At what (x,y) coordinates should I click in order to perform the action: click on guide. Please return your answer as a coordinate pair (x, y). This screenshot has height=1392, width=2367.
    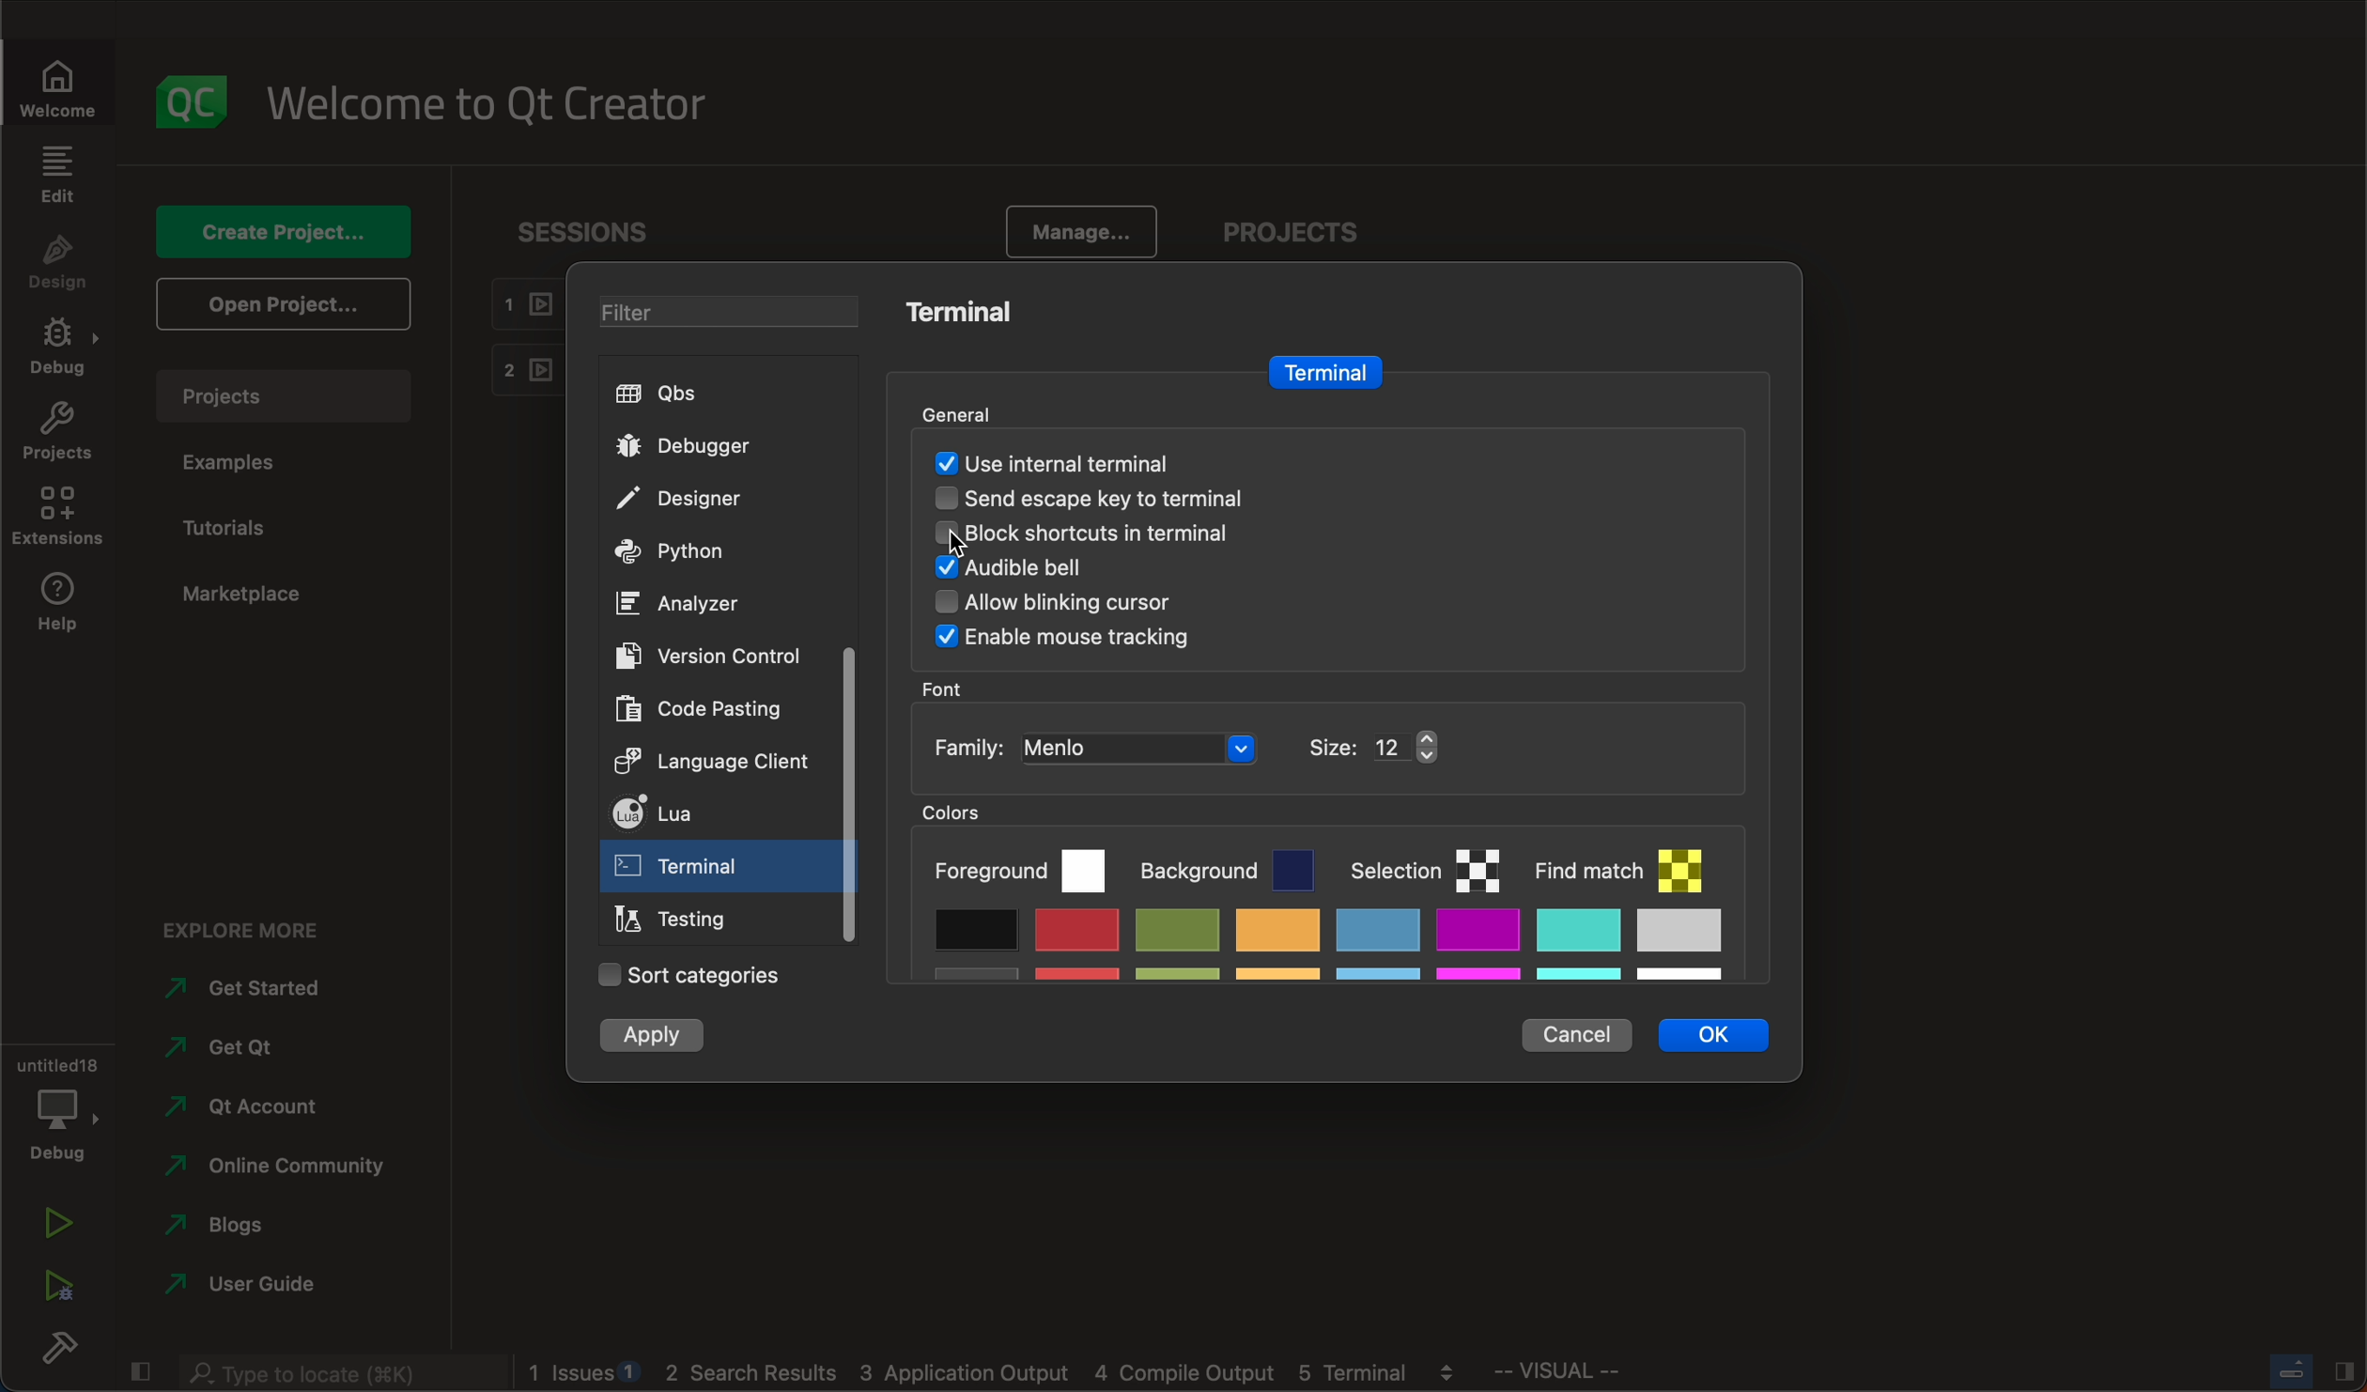
    Looking at the image, I should click on (251, 1281).